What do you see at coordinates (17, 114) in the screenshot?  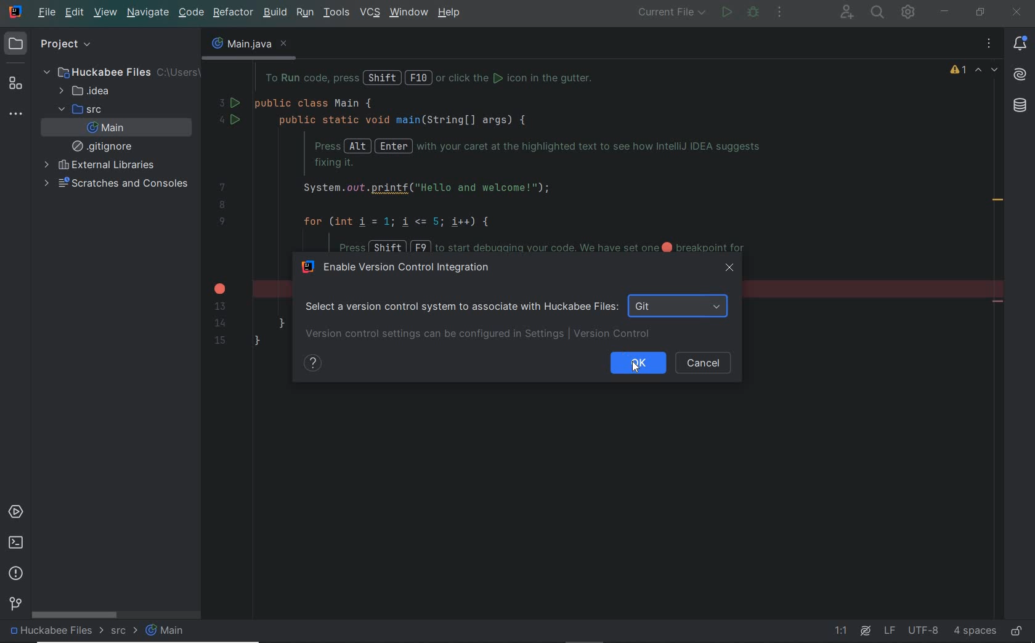 I see `more tool windows` at bounding box center [17, 114].